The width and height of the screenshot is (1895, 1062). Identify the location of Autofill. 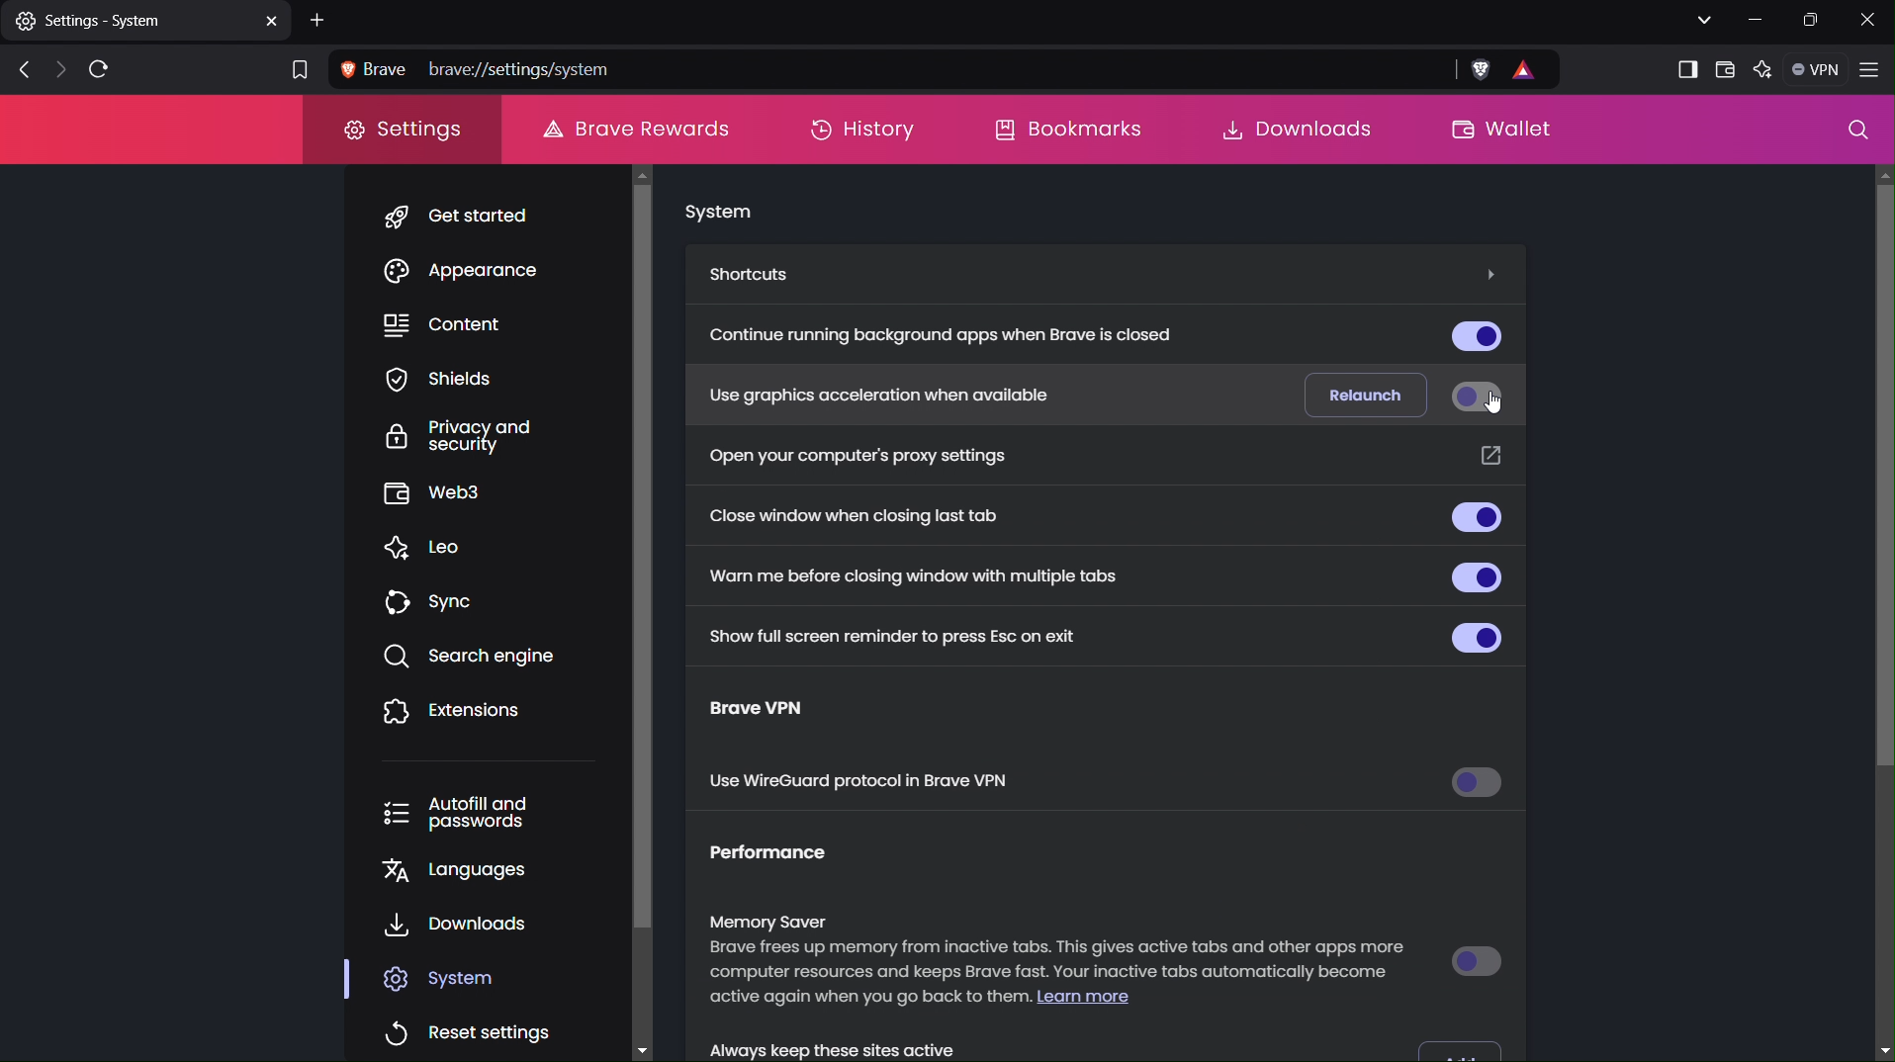
(475, 813).